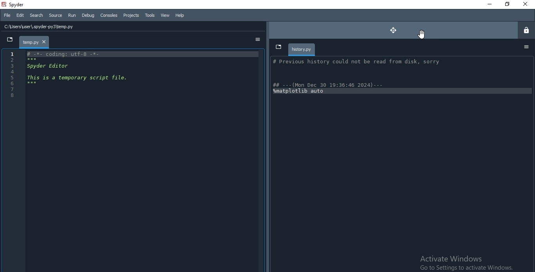 This screenshot has width=535, height=272. I want to click on options, so click(257, 39).